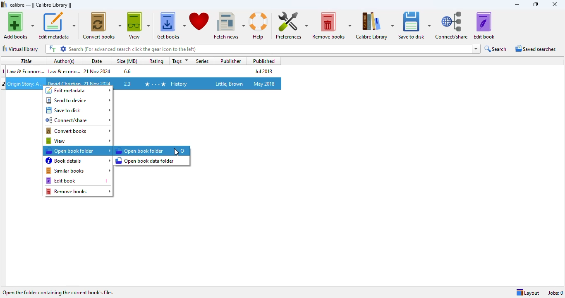 This screenshot has width=565, height=298. Describe the element at coordinates (179, 84) in the screenshot. I see `history` at that location.